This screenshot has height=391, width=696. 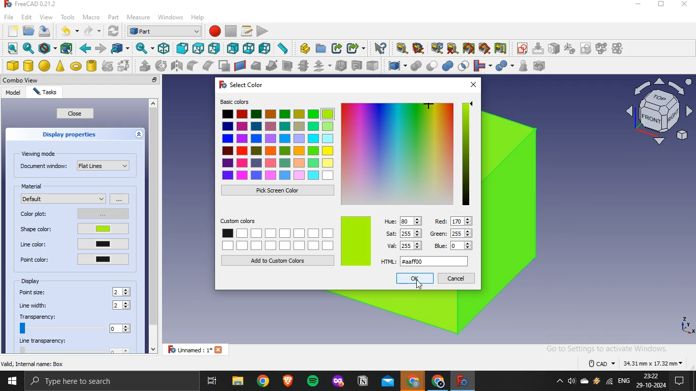 What do you see at coordinates (461, 381) in the screenshot?
I see `freecad` at bounding box center [461, 381].